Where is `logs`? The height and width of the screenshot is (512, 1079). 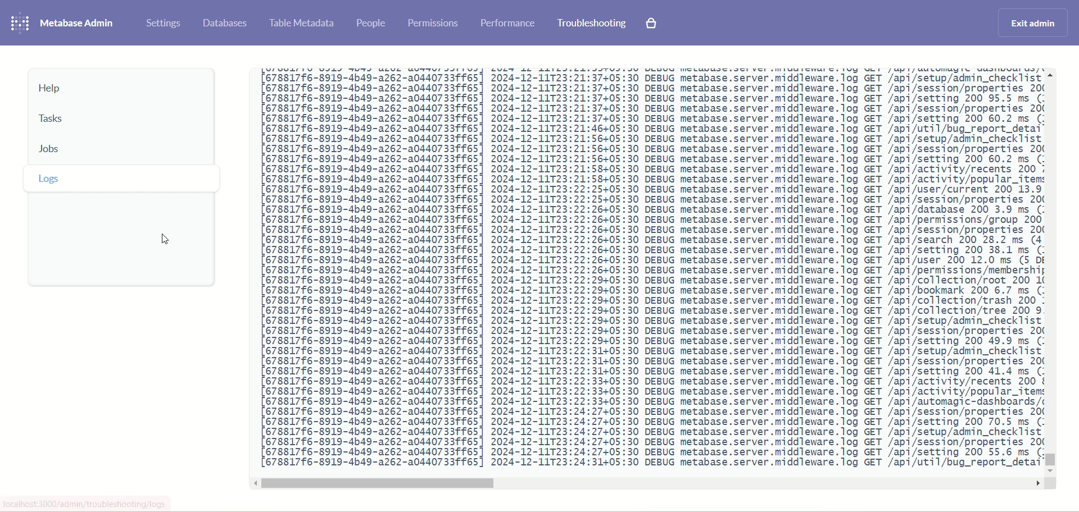
logs is located at coordinates (649, 269).